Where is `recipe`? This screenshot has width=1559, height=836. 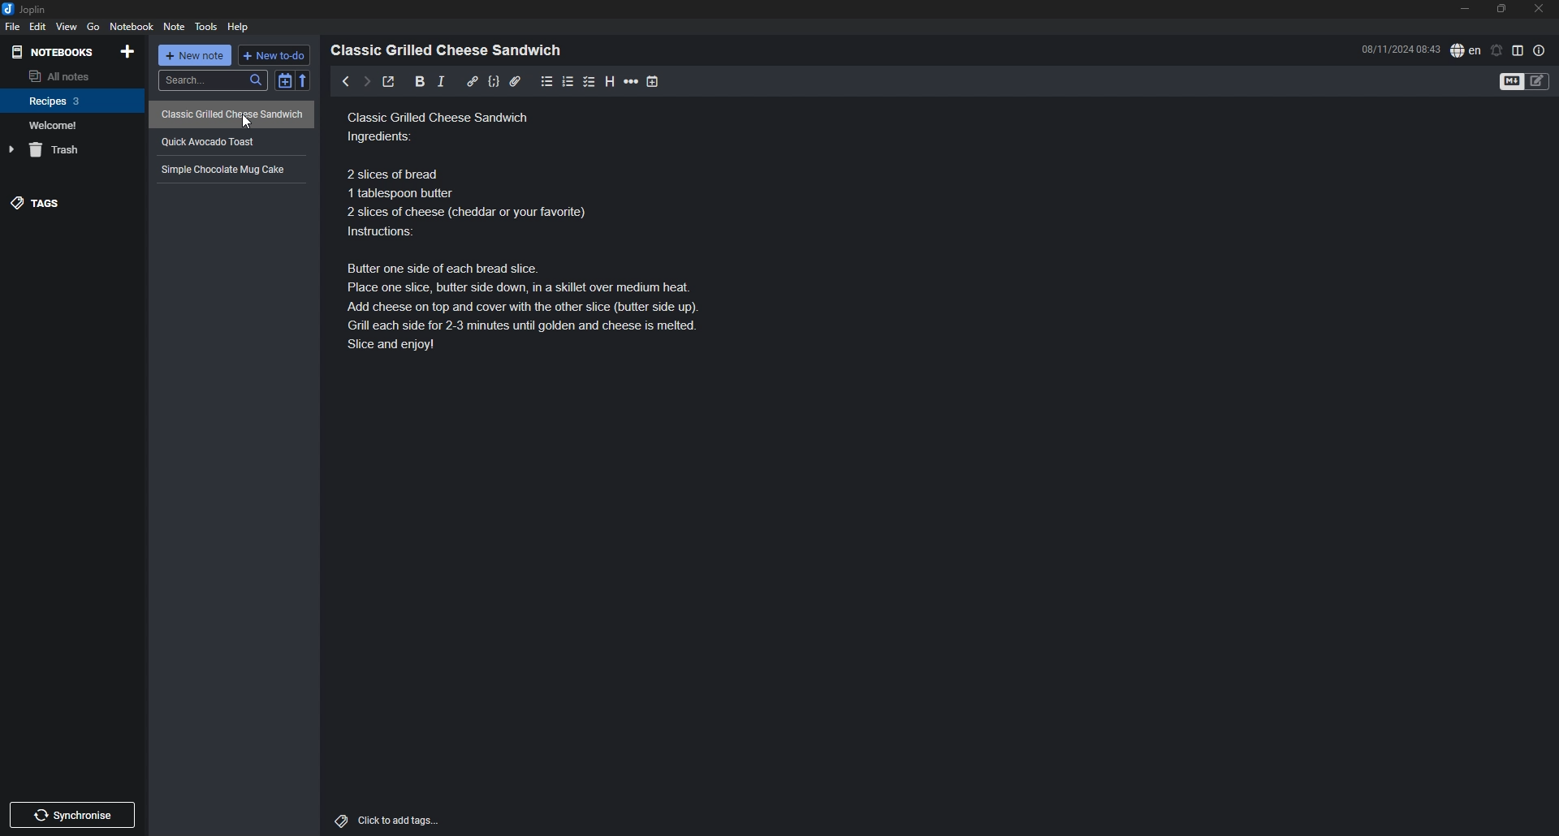 recipe is located at coordinates (229, 141).